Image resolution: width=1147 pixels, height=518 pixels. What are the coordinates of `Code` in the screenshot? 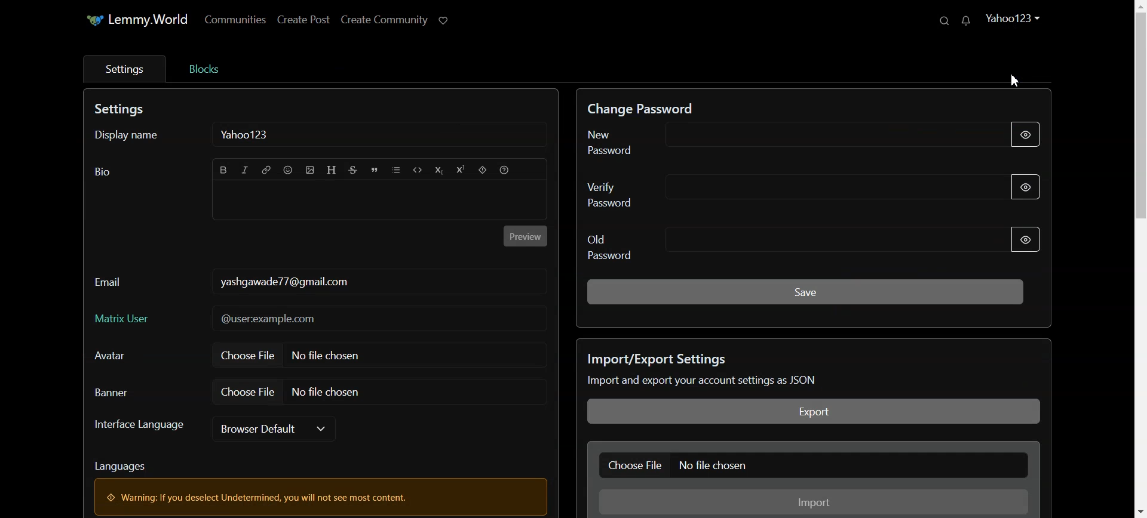 It's located at (417, 169).